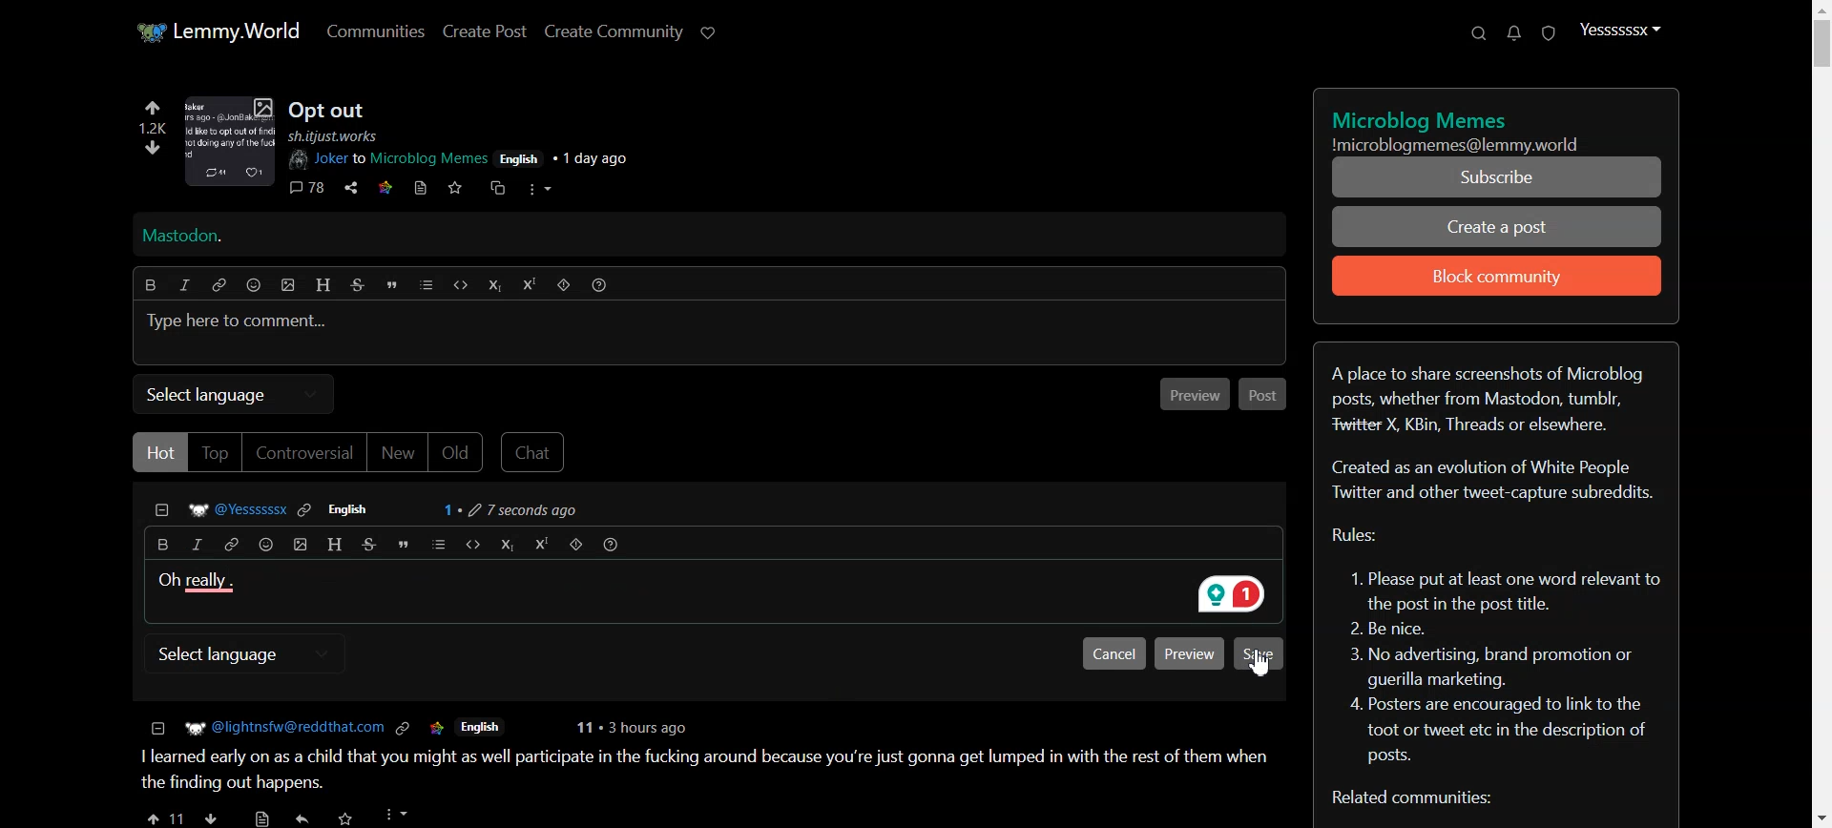 Image resolution: width=1832 pixels, height=828 pixels. What do you see at coordinates (152, 110) in the screenshot?
I see `upvote` at bounding box center [152, 110].